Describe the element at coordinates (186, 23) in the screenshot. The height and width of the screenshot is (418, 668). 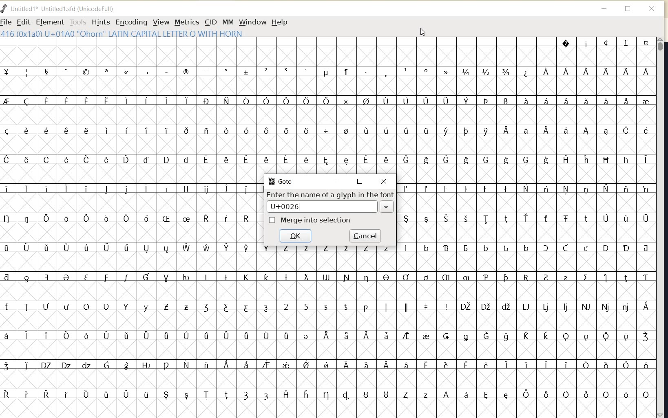
I see `METRICS` at that location.